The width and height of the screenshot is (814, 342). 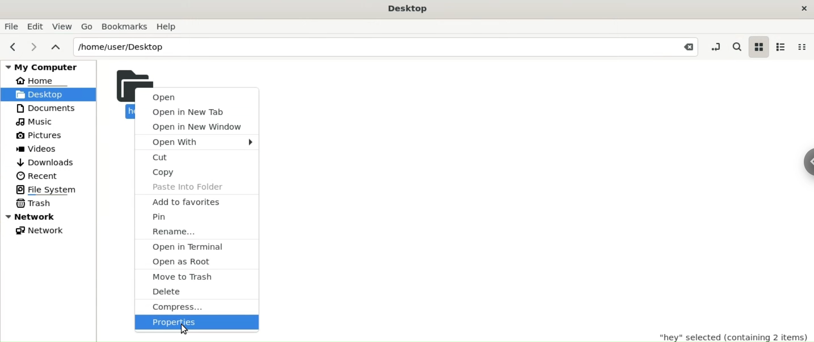 What do you see at coordinates (713, 47) in the screenshot?
I see `toggle location entry` at bounding box center [713, 47].